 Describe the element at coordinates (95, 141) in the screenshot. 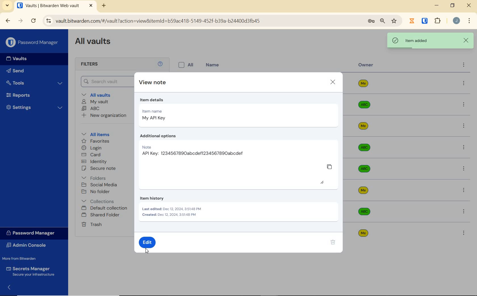

I see `favorites` at that location.